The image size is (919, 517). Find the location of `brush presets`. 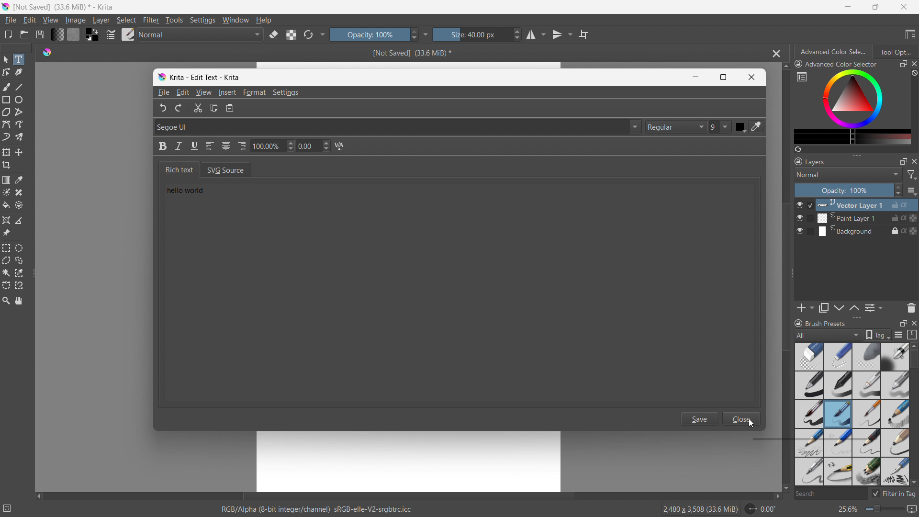

brush presets is located at coordinates (128, 34).